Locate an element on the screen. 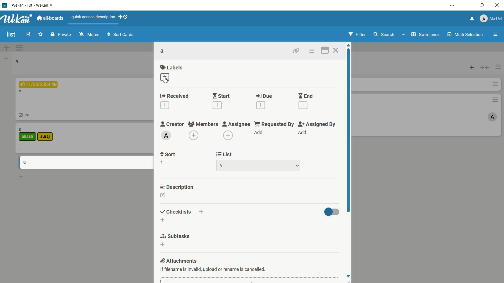 This screenshot has width=504, height=283. add is located at coordinates (5, 60).